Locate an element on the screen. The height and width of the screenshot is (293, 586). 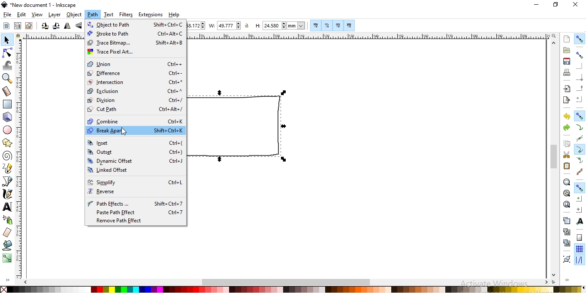
extensions is located at coordinates (151, 15).